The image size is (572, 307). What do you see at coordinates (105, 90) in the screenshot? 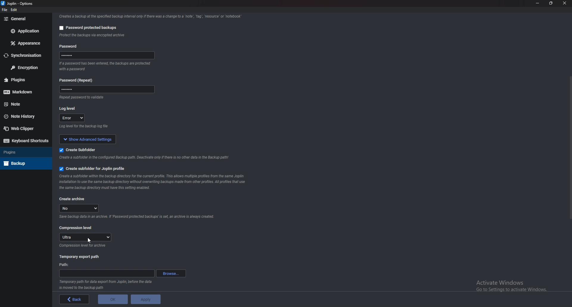
I see `password` at bounding box center [105, 90].